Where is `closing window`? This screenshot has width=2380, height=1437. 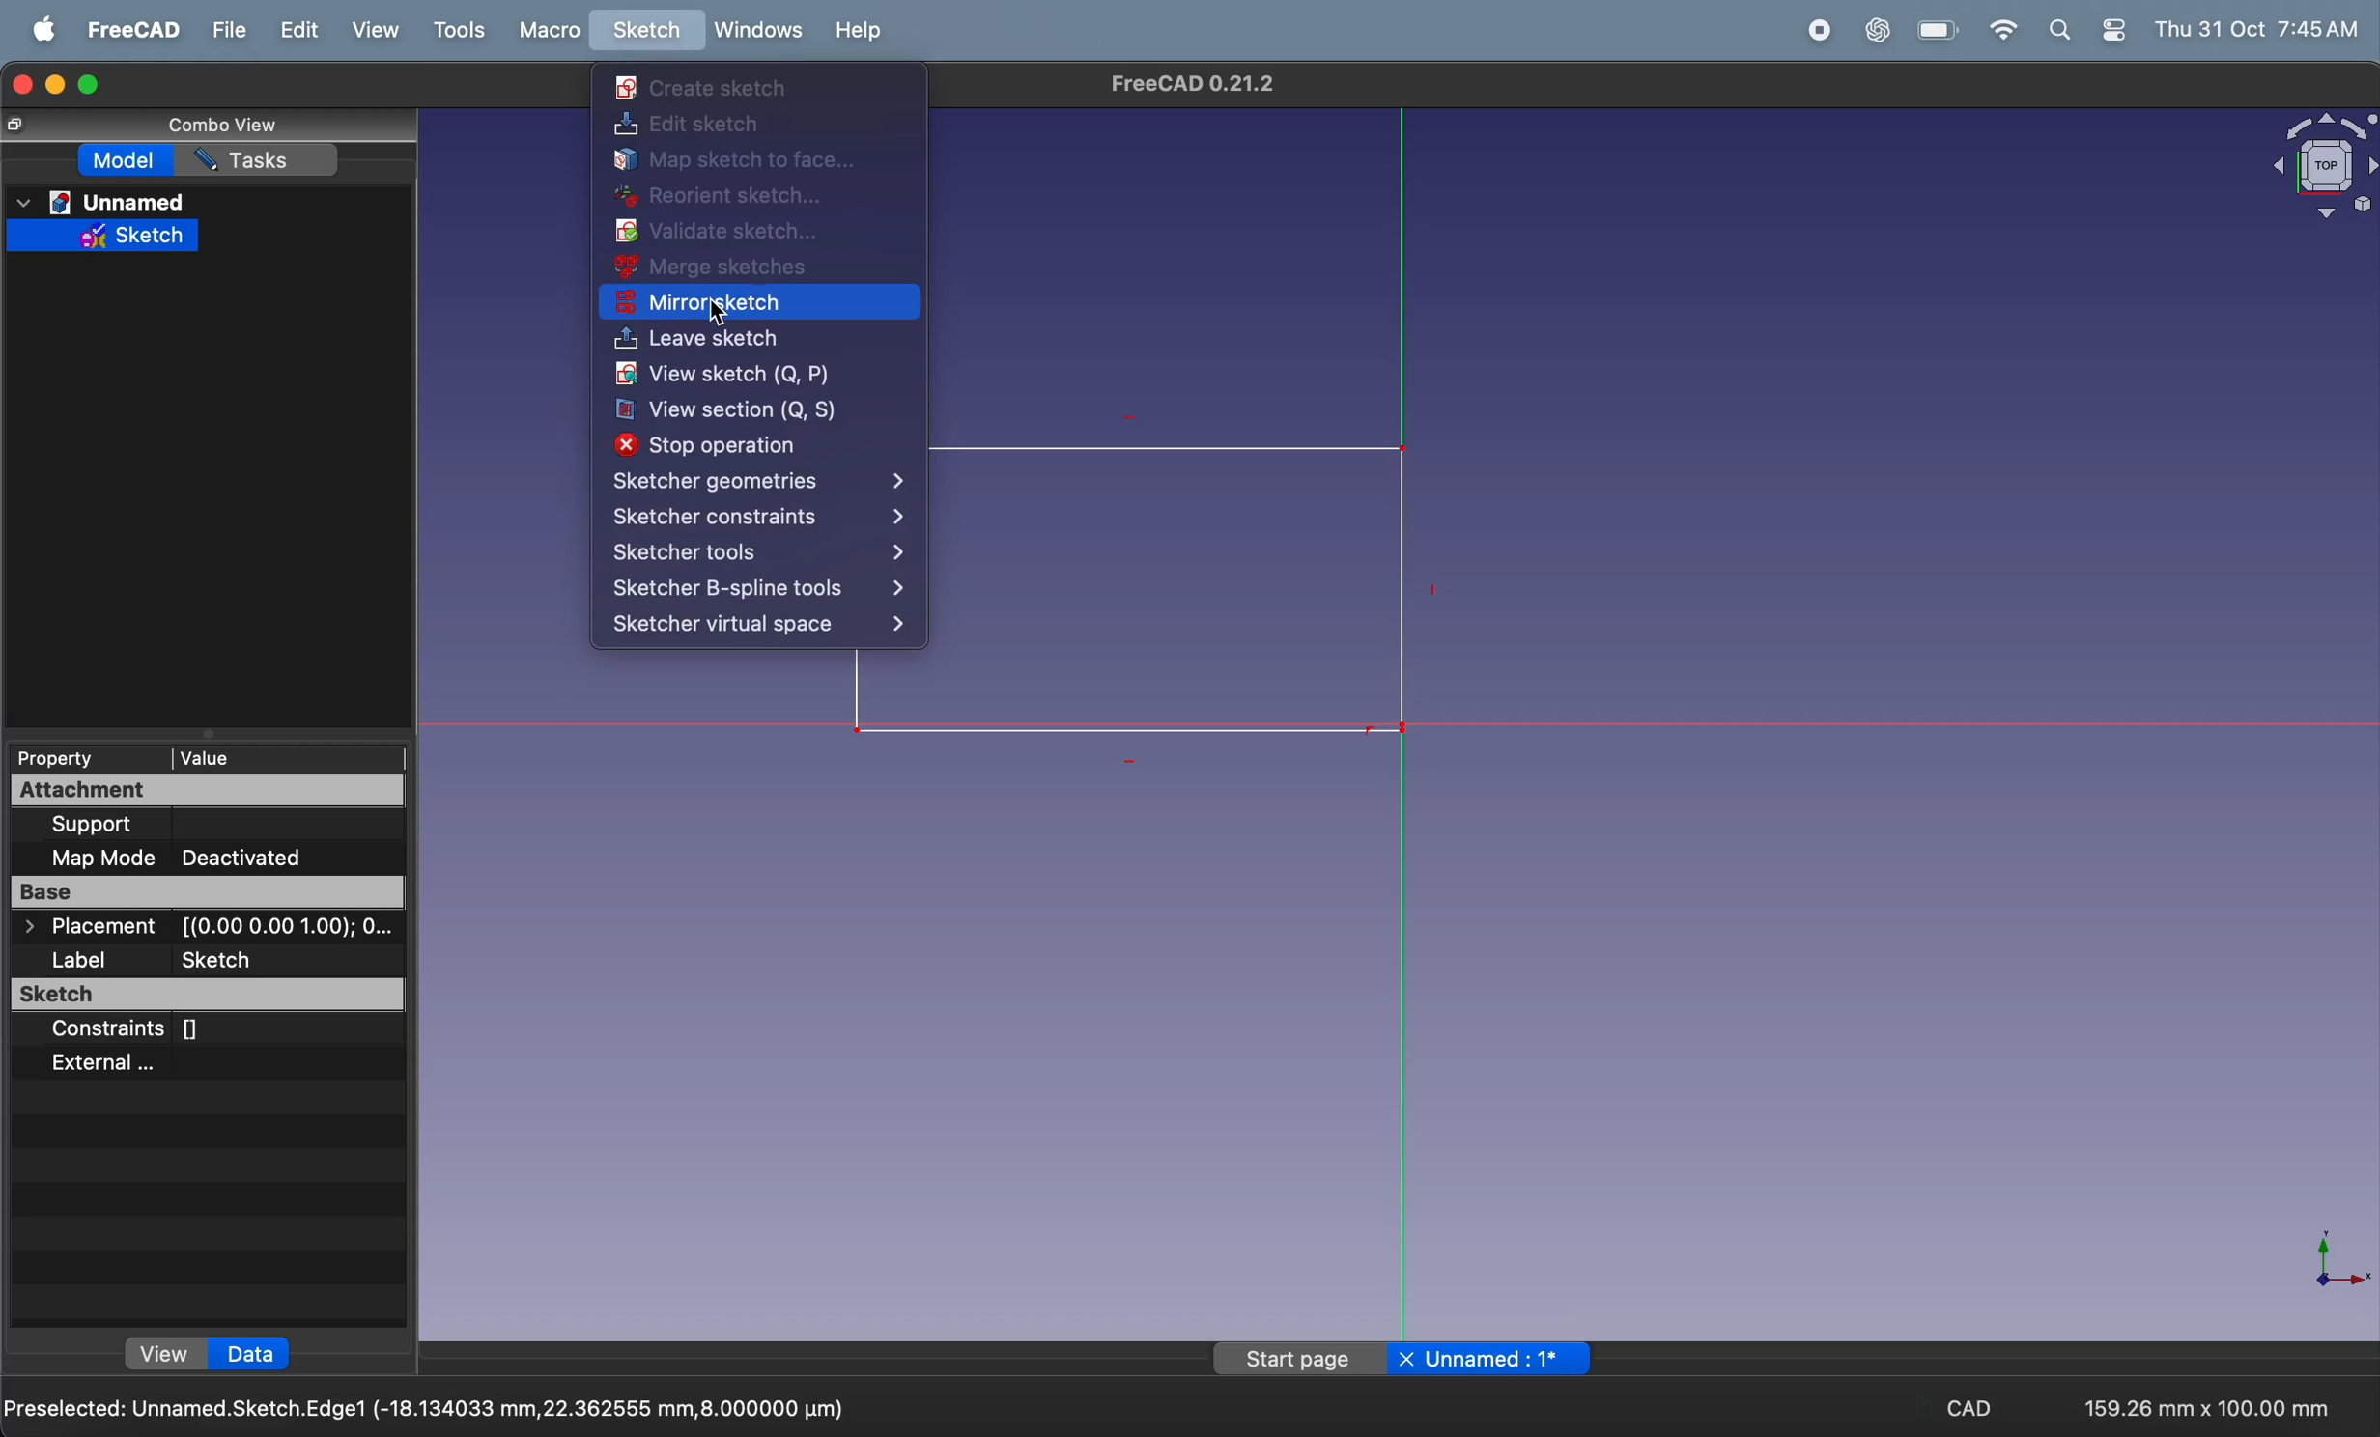
closing window is located at coordinates (20, 83).